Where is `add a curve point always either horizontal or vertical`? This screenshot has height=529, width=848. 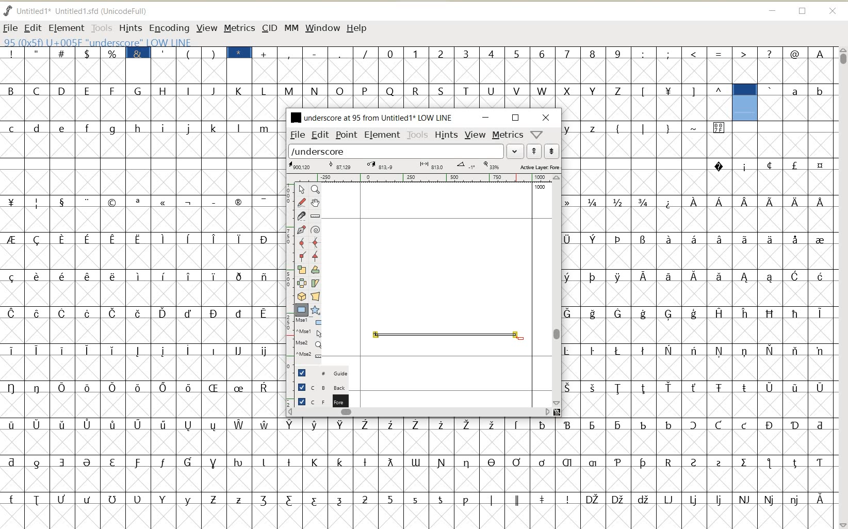
add a curve point always either horizontal or vertical is located at coordinates (316, 242).